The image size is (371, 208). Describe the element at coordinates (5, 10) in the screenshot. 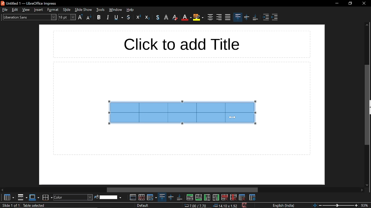

I see `file` at that location.